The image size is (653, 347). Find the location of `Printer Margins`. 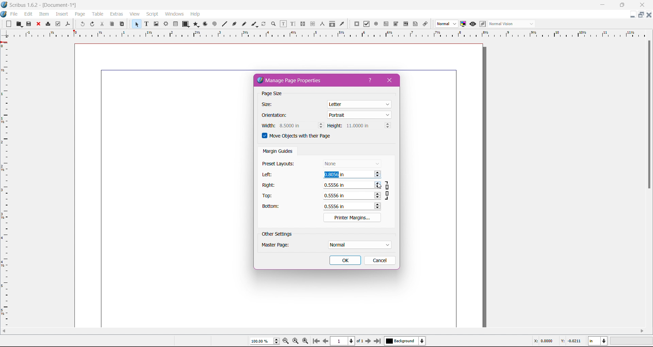

Printer Margins is located at coordinates (352, 217).